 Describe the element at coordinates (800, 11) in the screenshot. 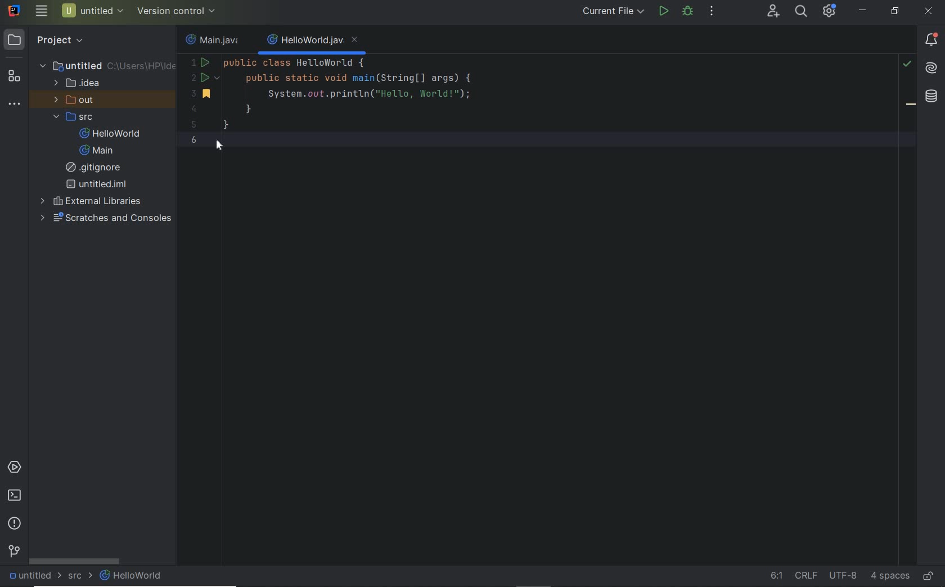

I see `search everywhere` at that location.